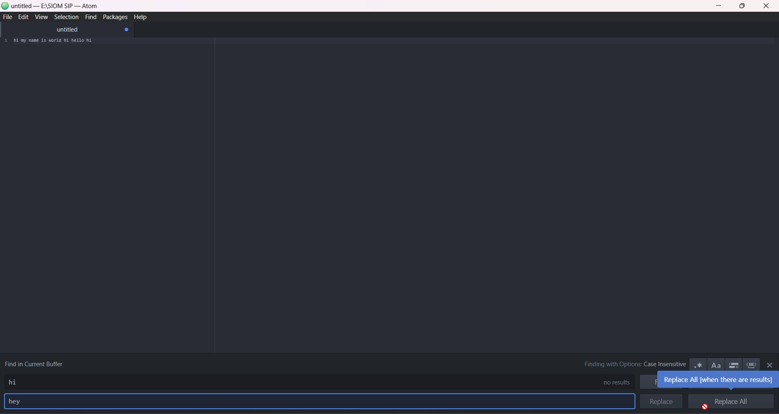 The width and height of the screenshot is (779, 414). What do you see at coordinates (37, 362) in the screenshot?
I see `find in current buffer` at bounding box center [37, 362].